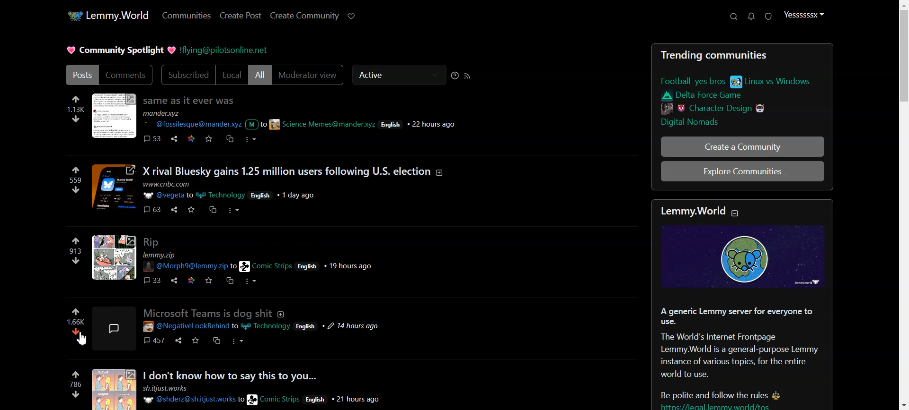 This screenshot has width=909, height=410. I want to click on Posts, so click(267, 388).